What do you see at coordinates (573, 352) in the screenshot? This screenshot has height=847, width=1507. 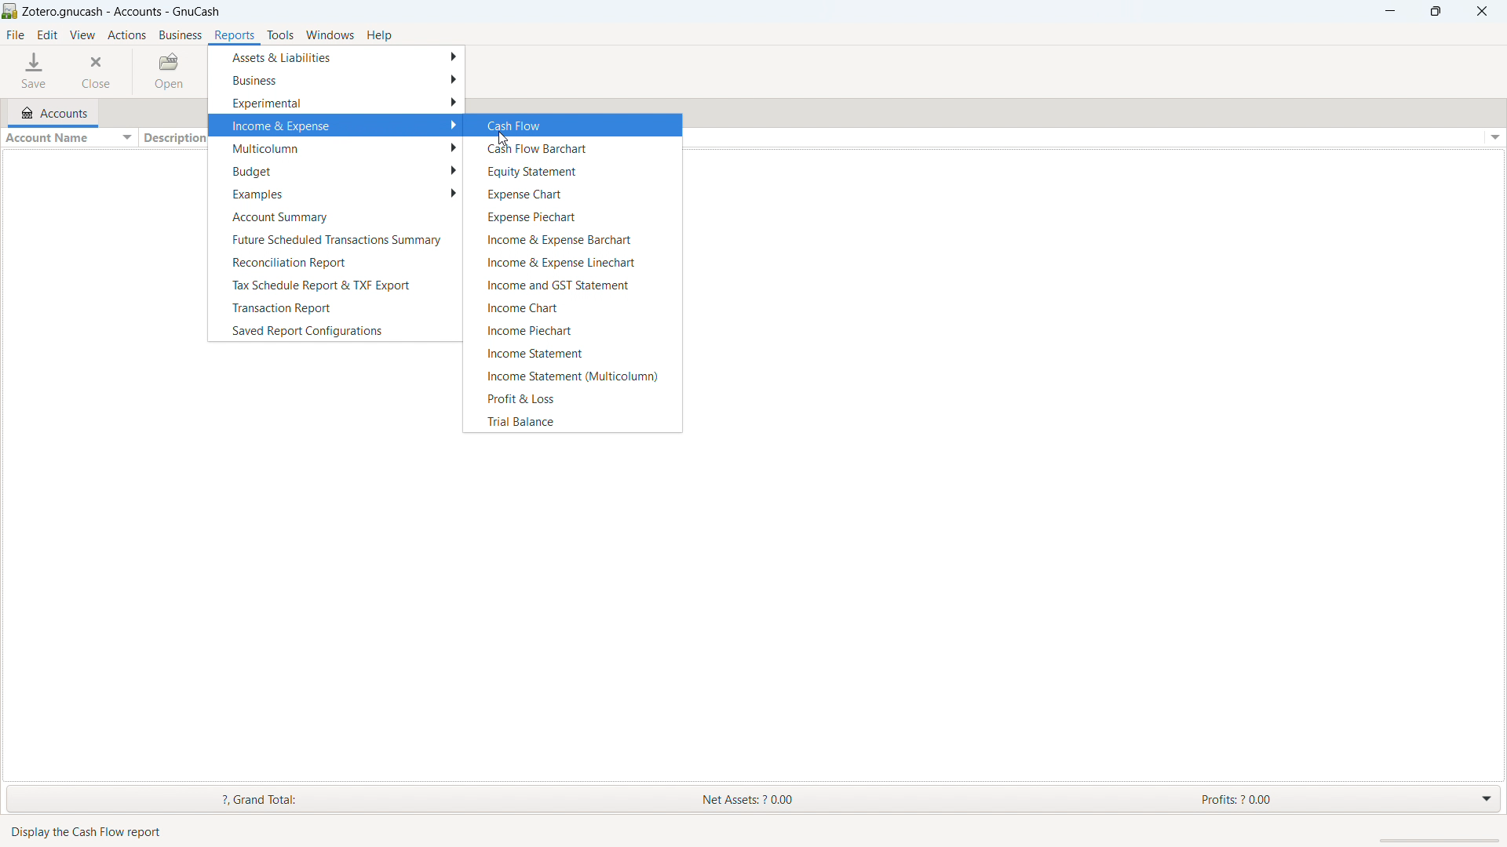 I see `income statement` at bounding box center [573, 352].